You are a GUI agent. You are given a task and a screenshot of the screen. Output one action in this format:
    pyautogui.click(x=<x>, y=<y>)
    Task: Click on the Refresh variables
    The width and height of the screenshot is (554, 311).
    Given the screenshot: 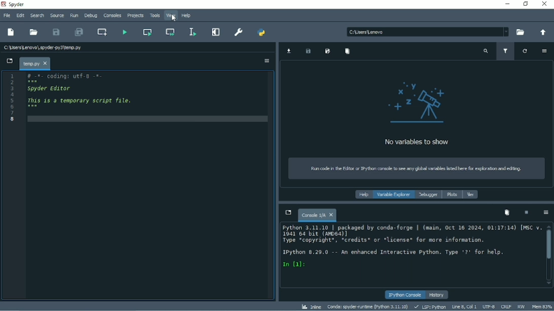 What is the action you would take?
    pyautogui.click(x=525, y=51)
    